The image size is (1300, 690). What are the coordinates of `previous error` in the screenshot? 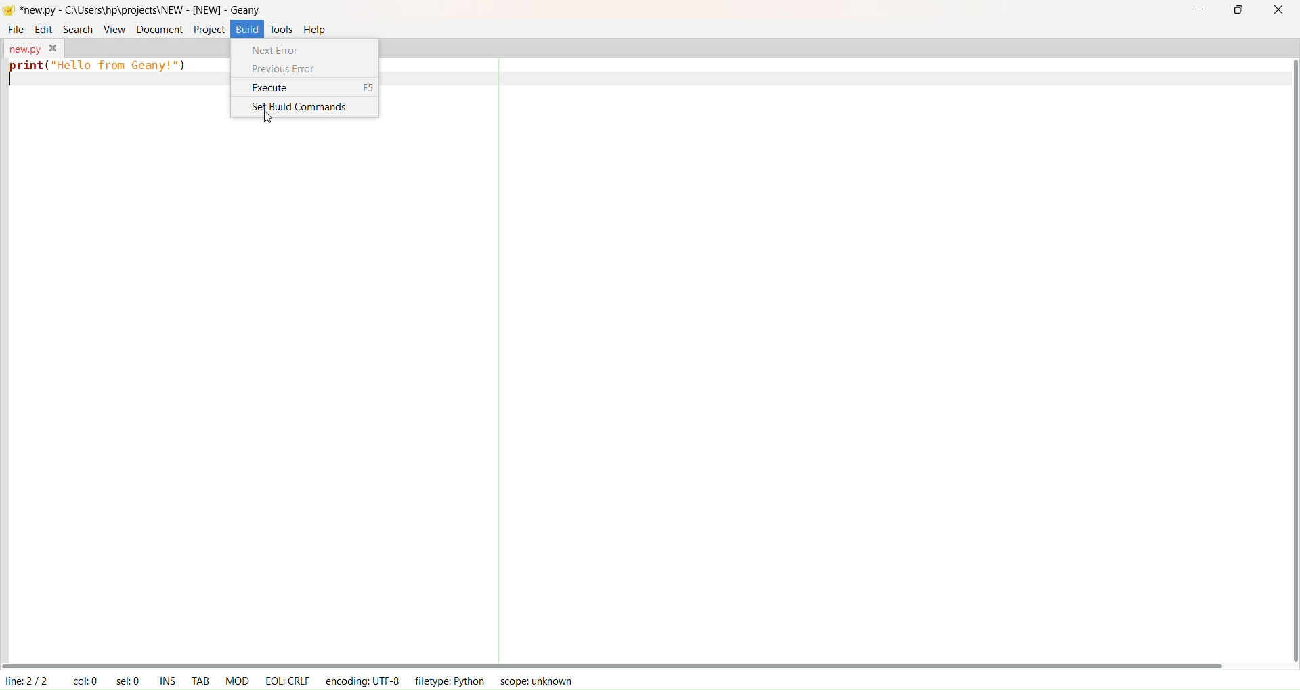 It's located at (285, 70).